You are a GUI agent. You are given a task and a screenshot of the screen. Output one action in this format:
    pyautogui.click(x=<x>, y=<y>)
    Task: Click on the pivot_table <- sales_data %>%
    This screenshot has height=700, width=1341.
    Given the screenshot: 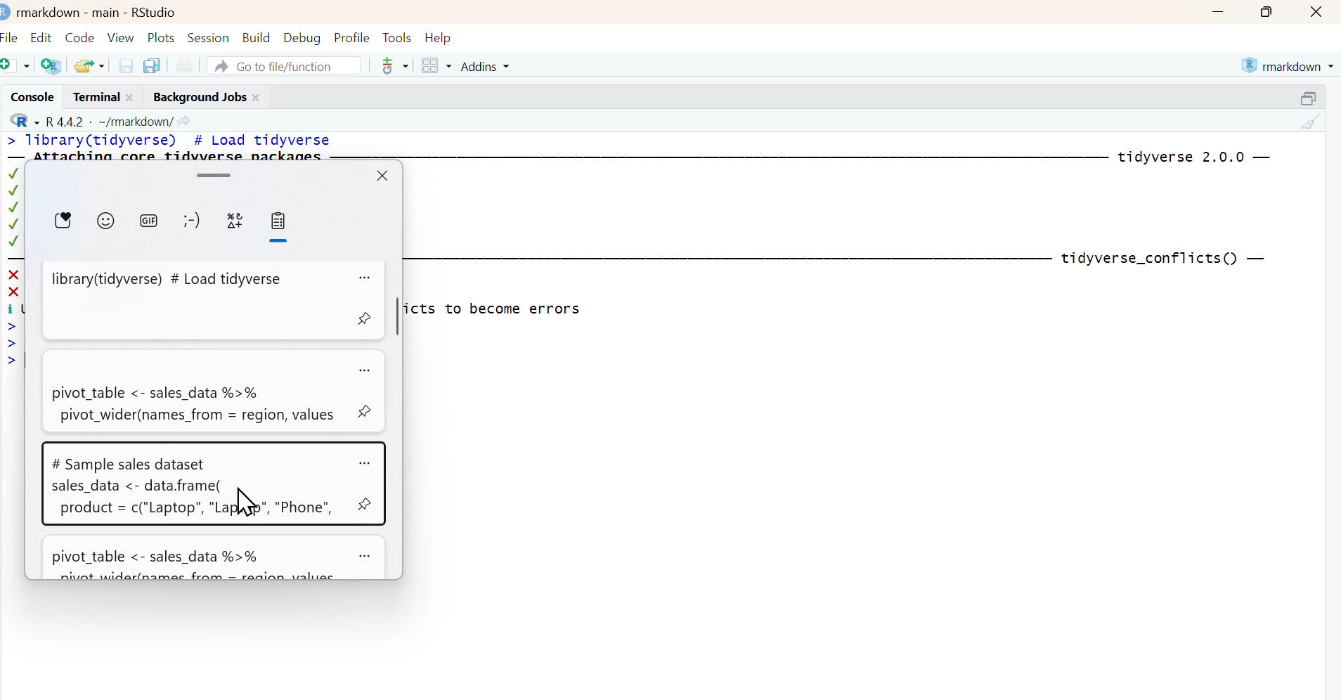 What is the action you would take?
    pyautogui.click(x=197, y=559)
    